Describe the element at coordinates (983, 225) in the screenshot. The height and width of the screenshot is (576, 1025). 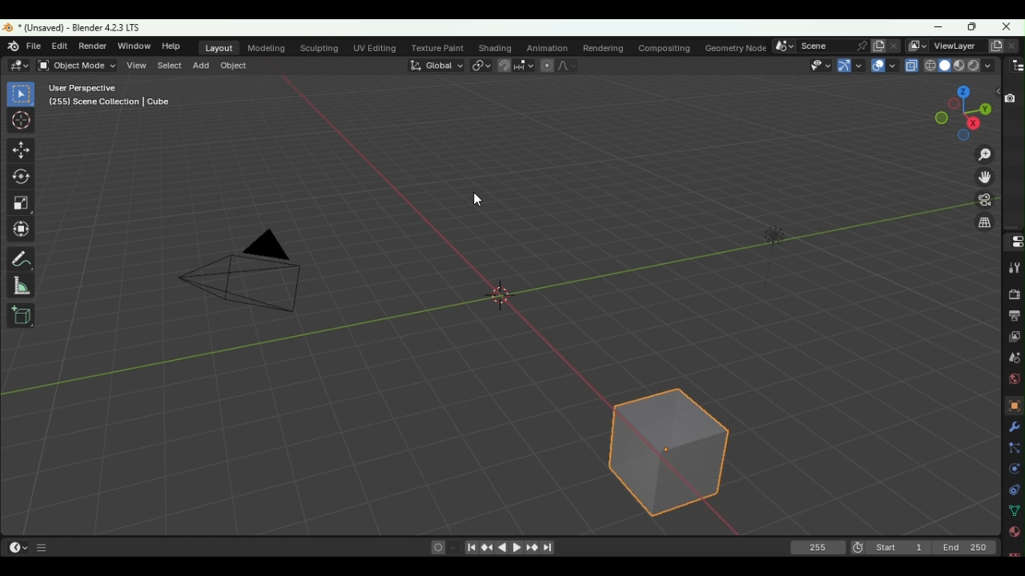
I see `Switch the current view from perspective/orthographic projection` at that location.